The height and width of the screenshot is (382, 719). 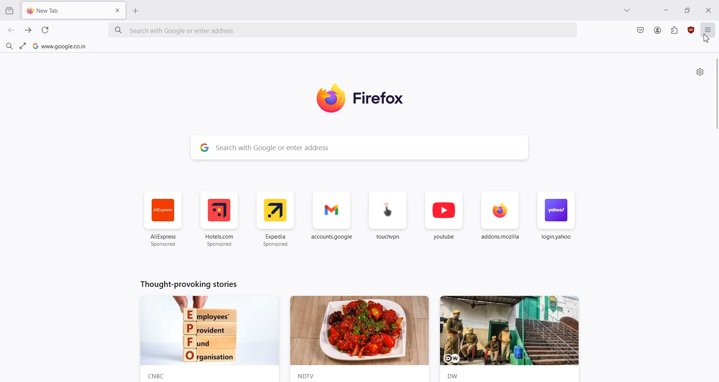 I want to click on Search bar, so click(x=343, y=31).